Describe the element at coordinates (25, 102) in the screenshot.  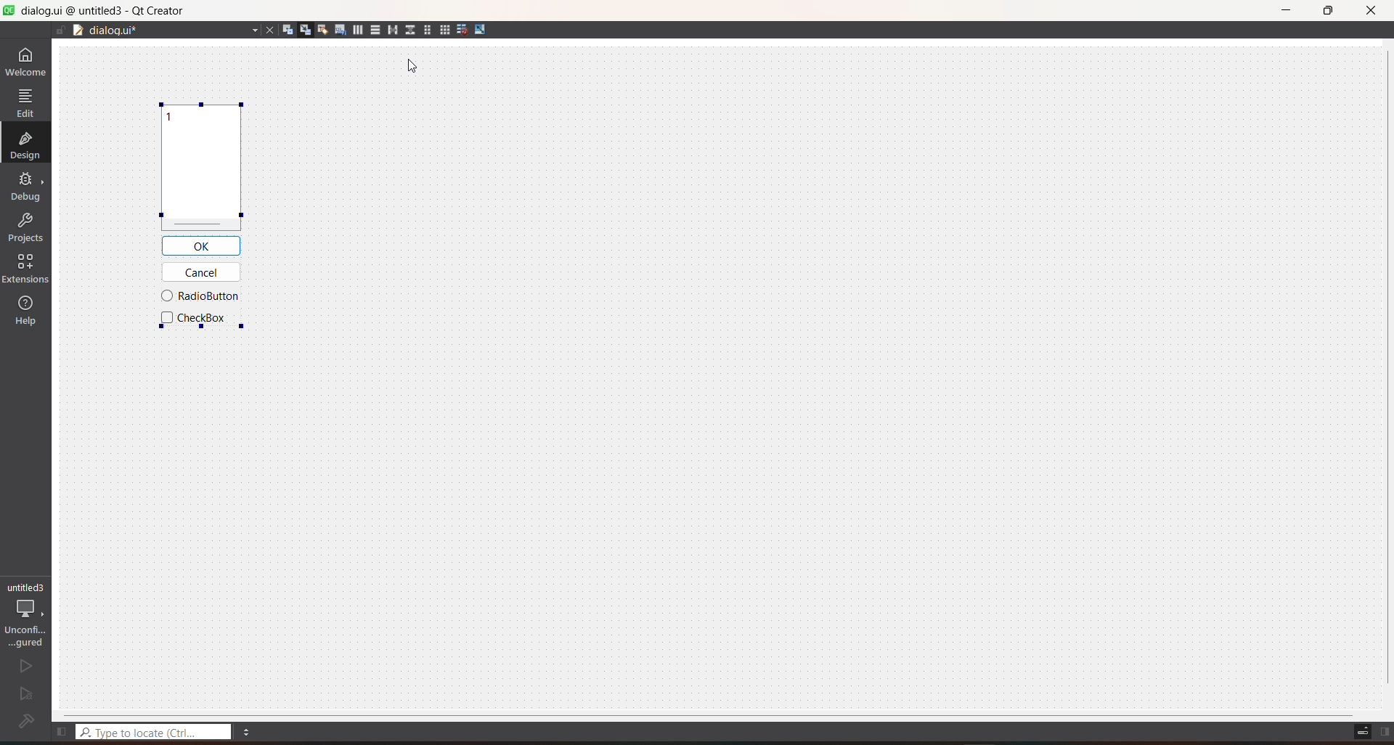
I see `edit` at that location.